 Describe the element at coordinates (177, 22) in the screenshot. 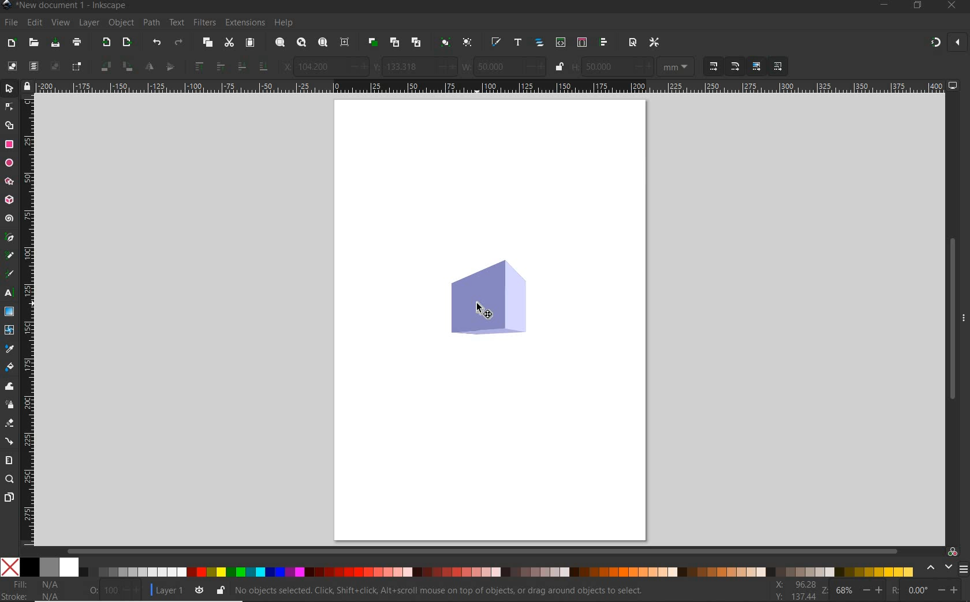

I see `text` at that location.